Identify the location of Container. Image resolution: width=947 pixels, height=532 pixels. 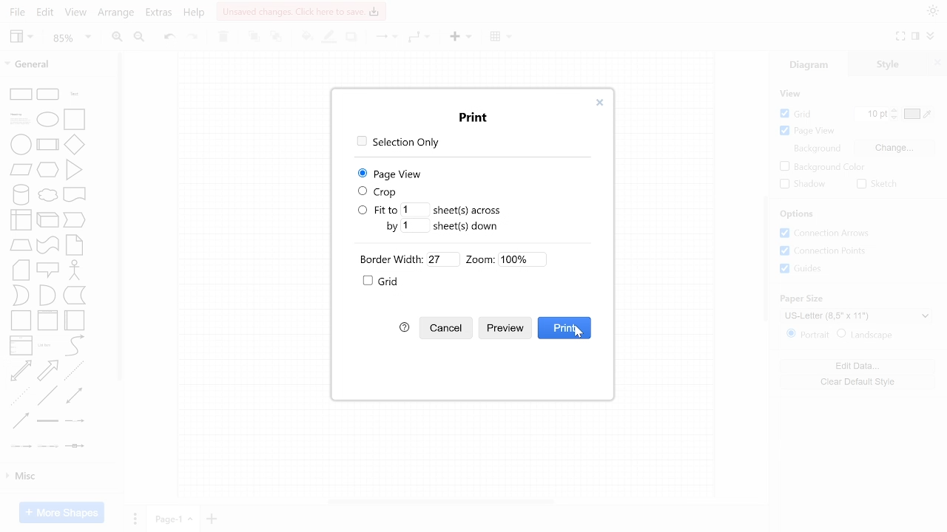
(21, 321).